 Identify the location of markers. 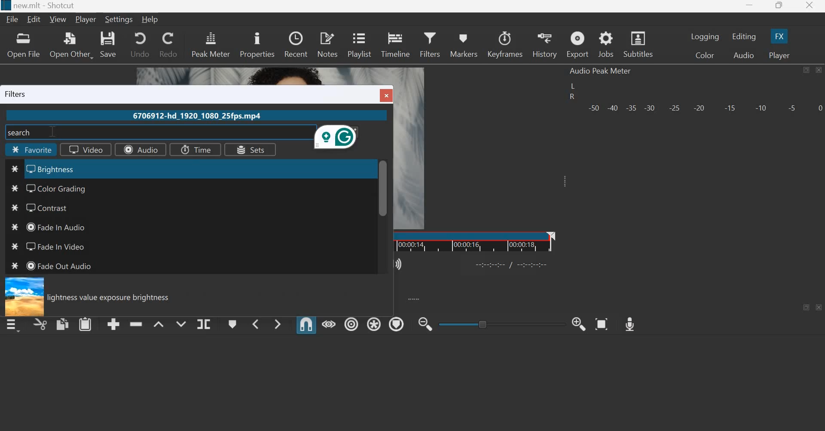
(463, 45).